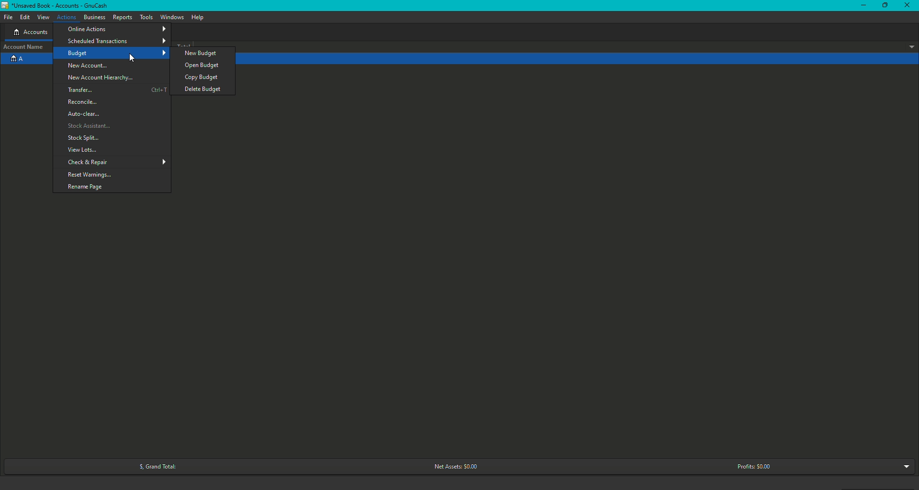 This screenshot has height=490, width=919. Describe the element at coordinates (146, 17) in the screenshot. I see `Tools` at that location.